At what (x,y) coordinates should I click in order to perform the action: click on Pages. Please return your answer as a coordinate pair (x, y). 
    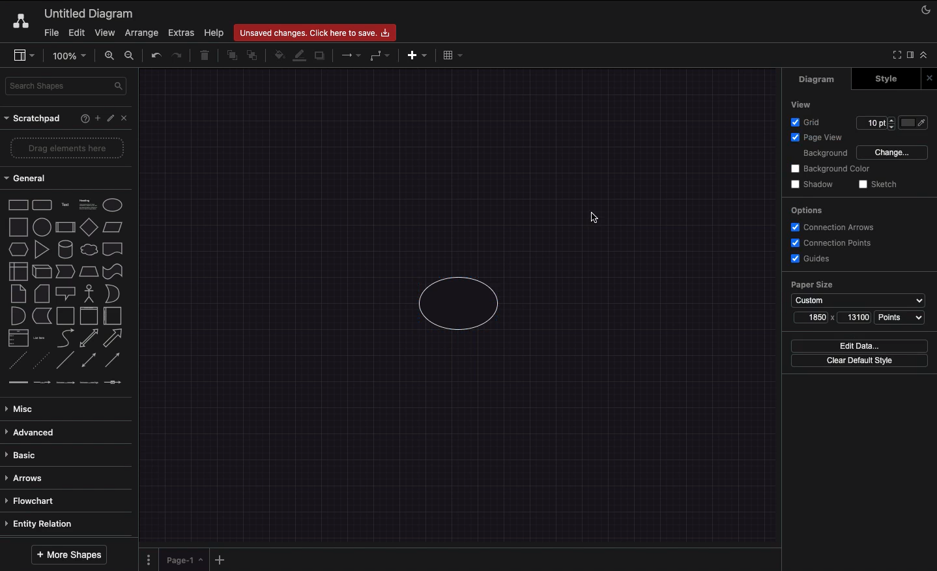
    Looking at the image, I should click on (146, 560).